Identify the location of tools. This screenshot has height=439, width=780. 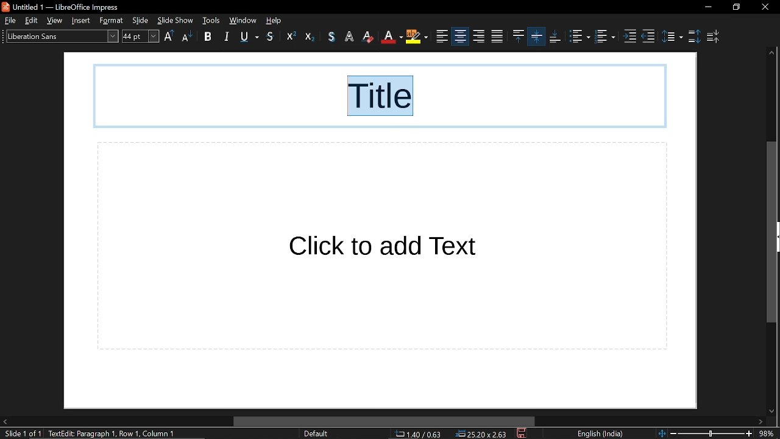
(211, 20).